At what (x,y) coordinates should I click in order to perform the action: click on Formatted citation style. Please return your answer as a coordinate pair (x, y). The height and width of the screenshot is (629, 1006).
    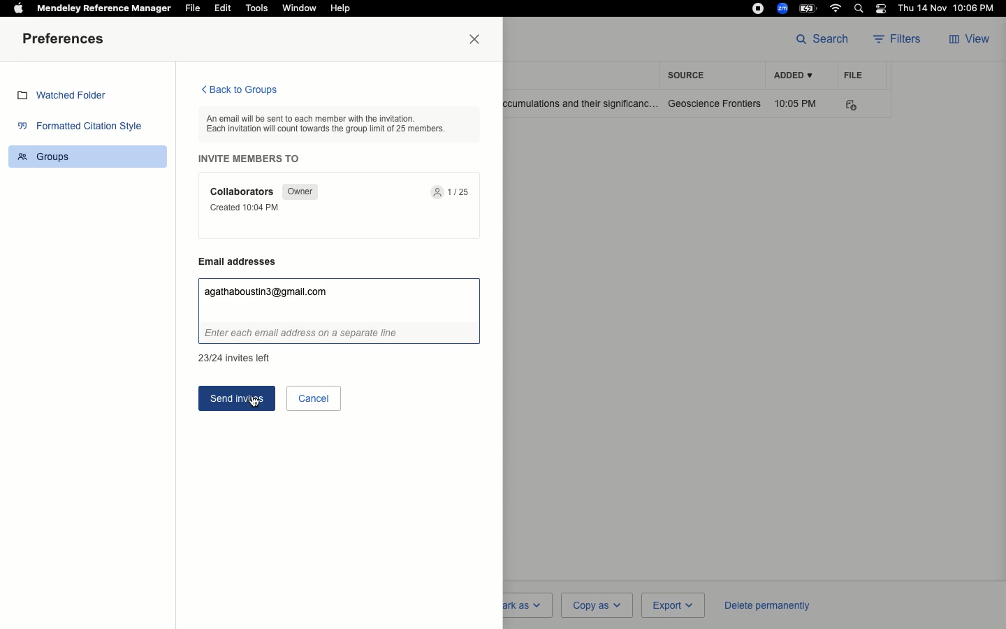
    Looking at the image, I should click on (84, 128).